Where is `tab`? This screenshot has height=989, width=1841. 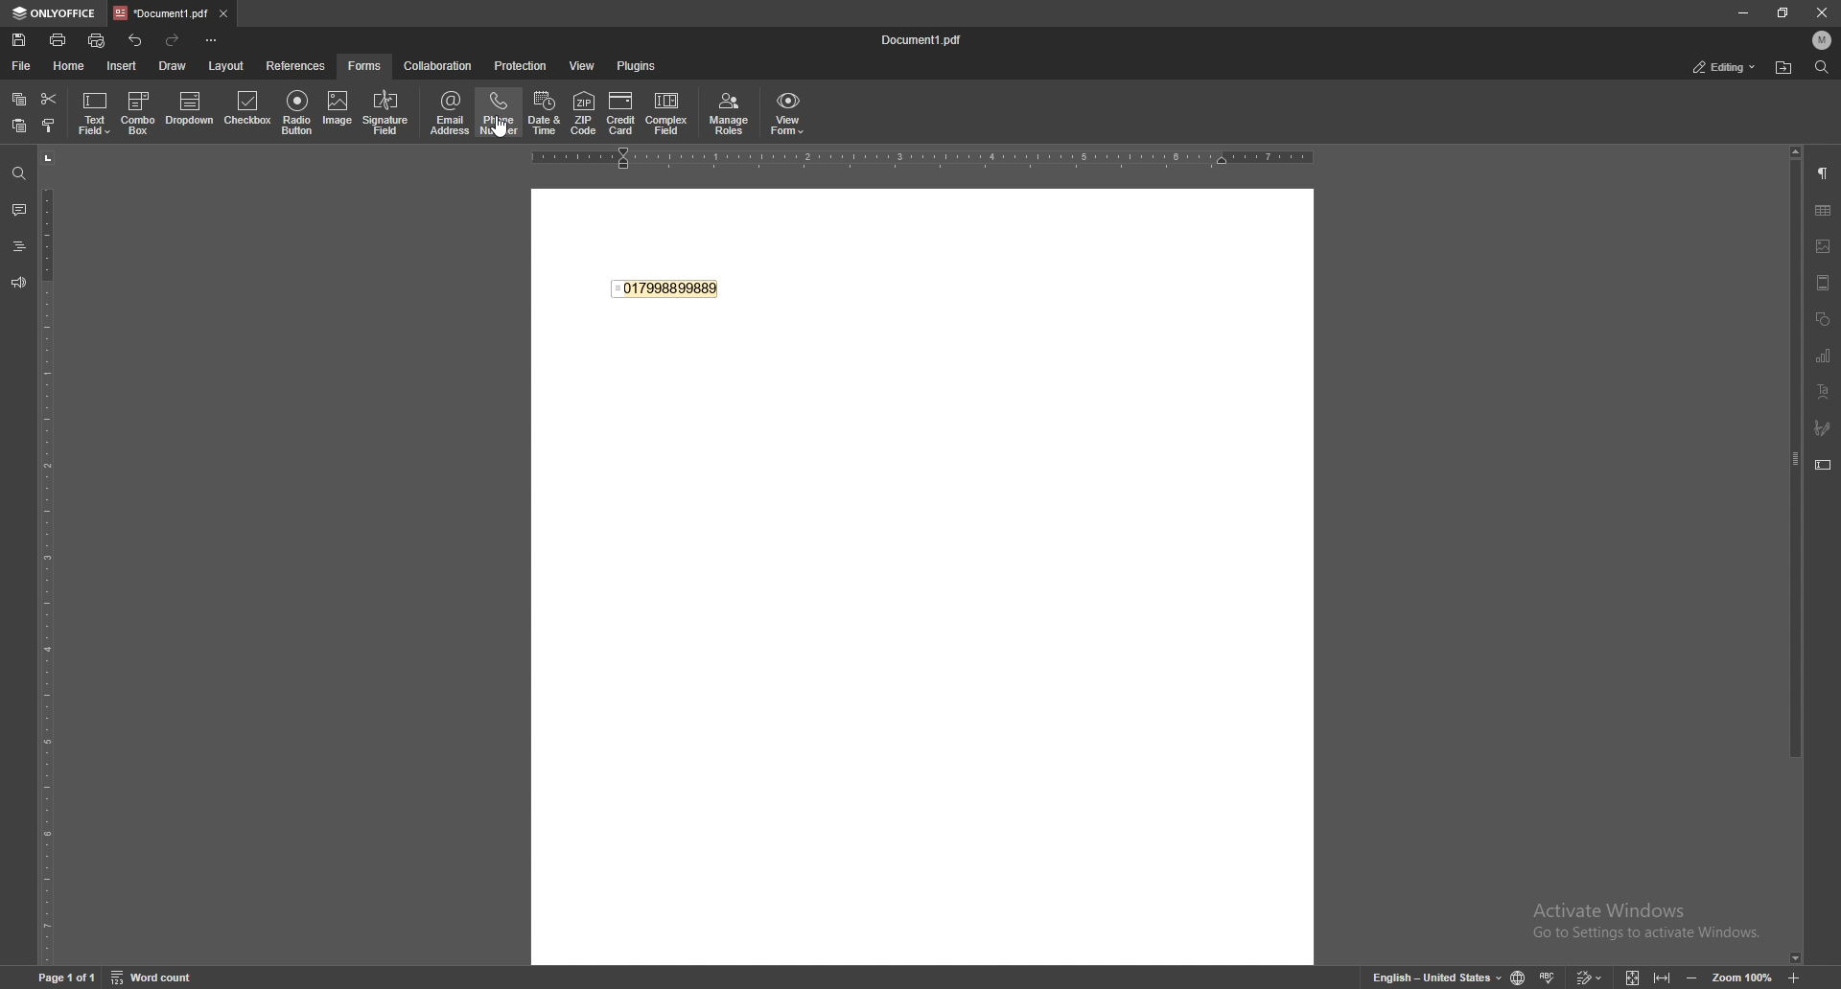 tab is located at coordinates (161, 13).